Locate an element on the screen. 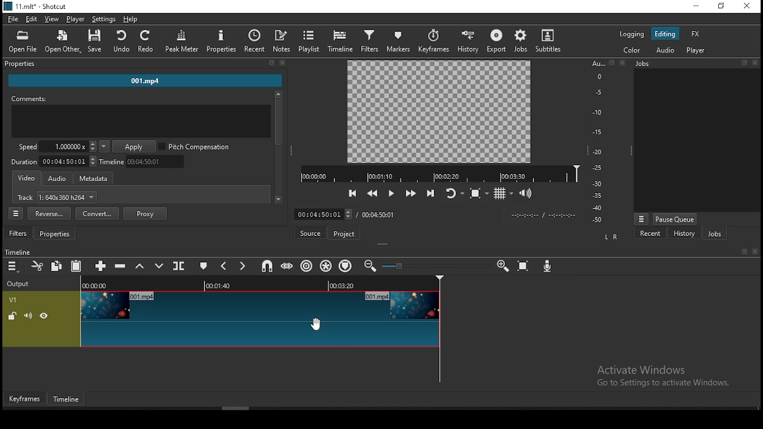 Image resolution: width=763 pixels, height=429 pixels. file is located at coordinates (13, 18).